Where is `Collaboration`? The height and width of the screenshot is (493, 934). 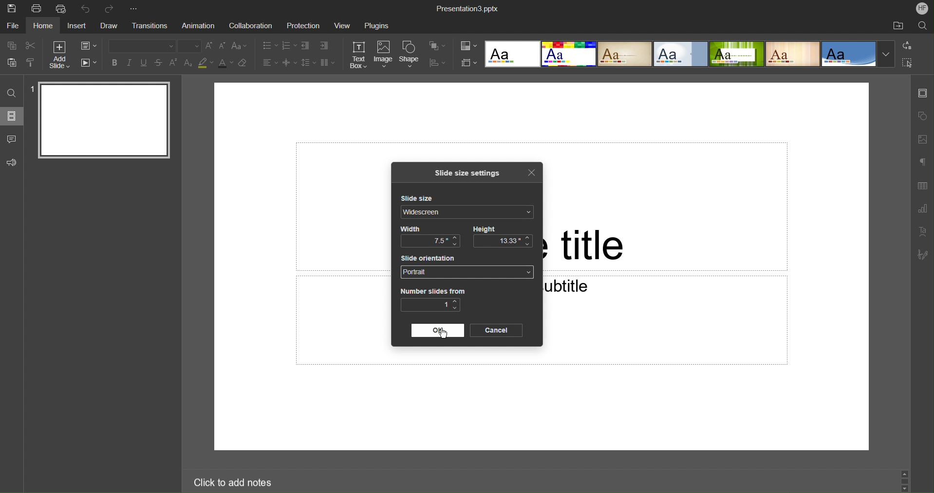
Collaboration is located at coordinates (251, 26).